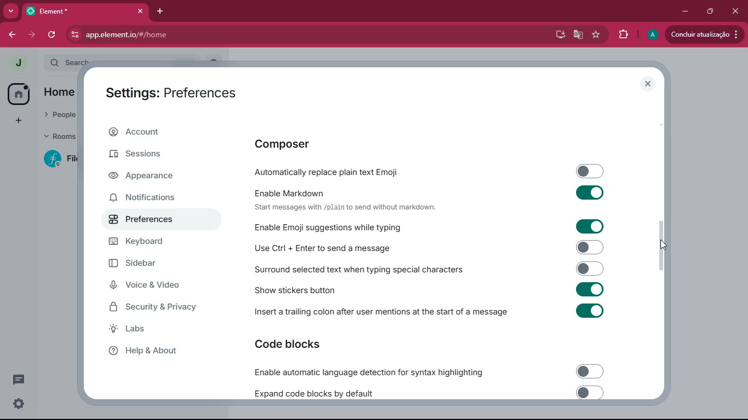 The image size is (748, 420). I want to click on profile, so click(650, 34).